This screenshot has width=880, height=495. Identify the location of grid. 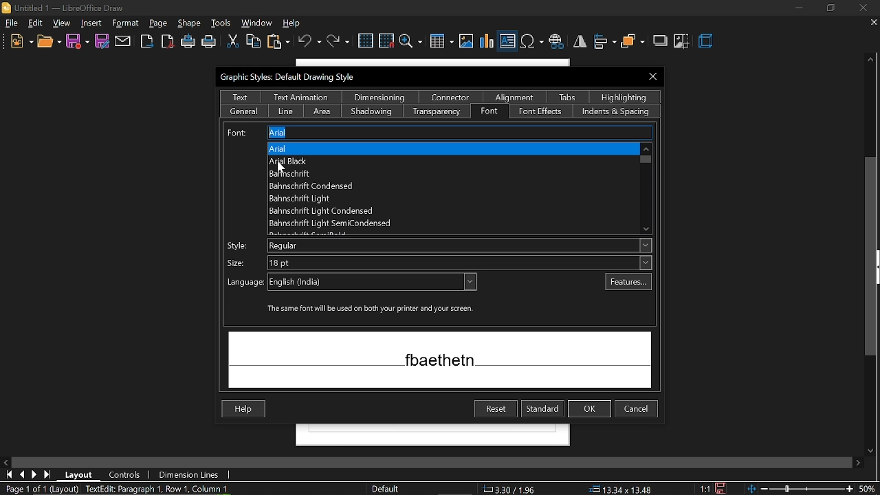
(365, 41).